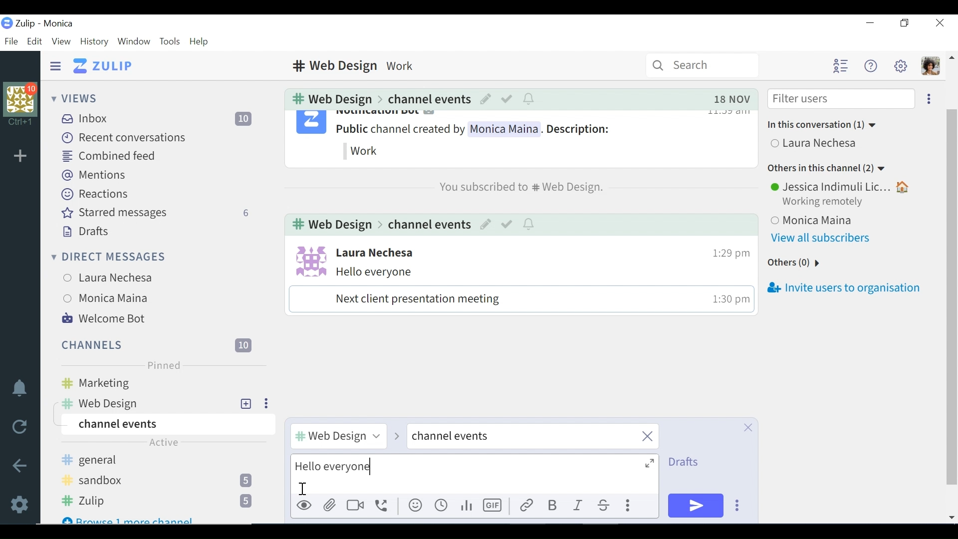 This screenshot has height=539, width=958. I want to click on User, so click(113, 276).